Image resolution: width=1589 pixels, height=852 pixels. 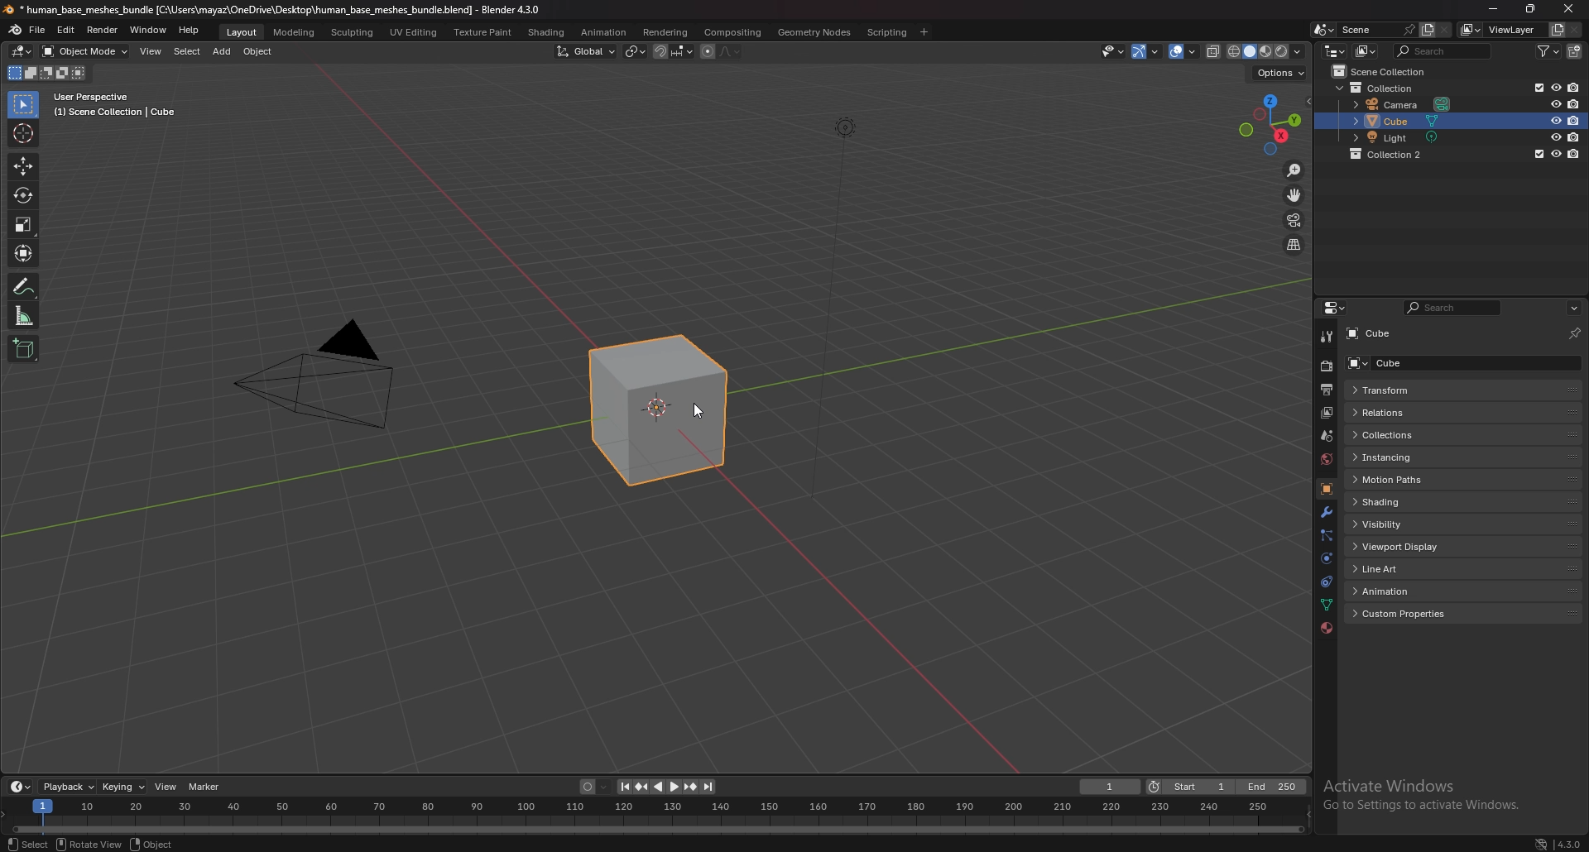 What do you see at coordinates (1327, 536) in the screenshot?
I see `particles` at bounding box center [1327, 536].